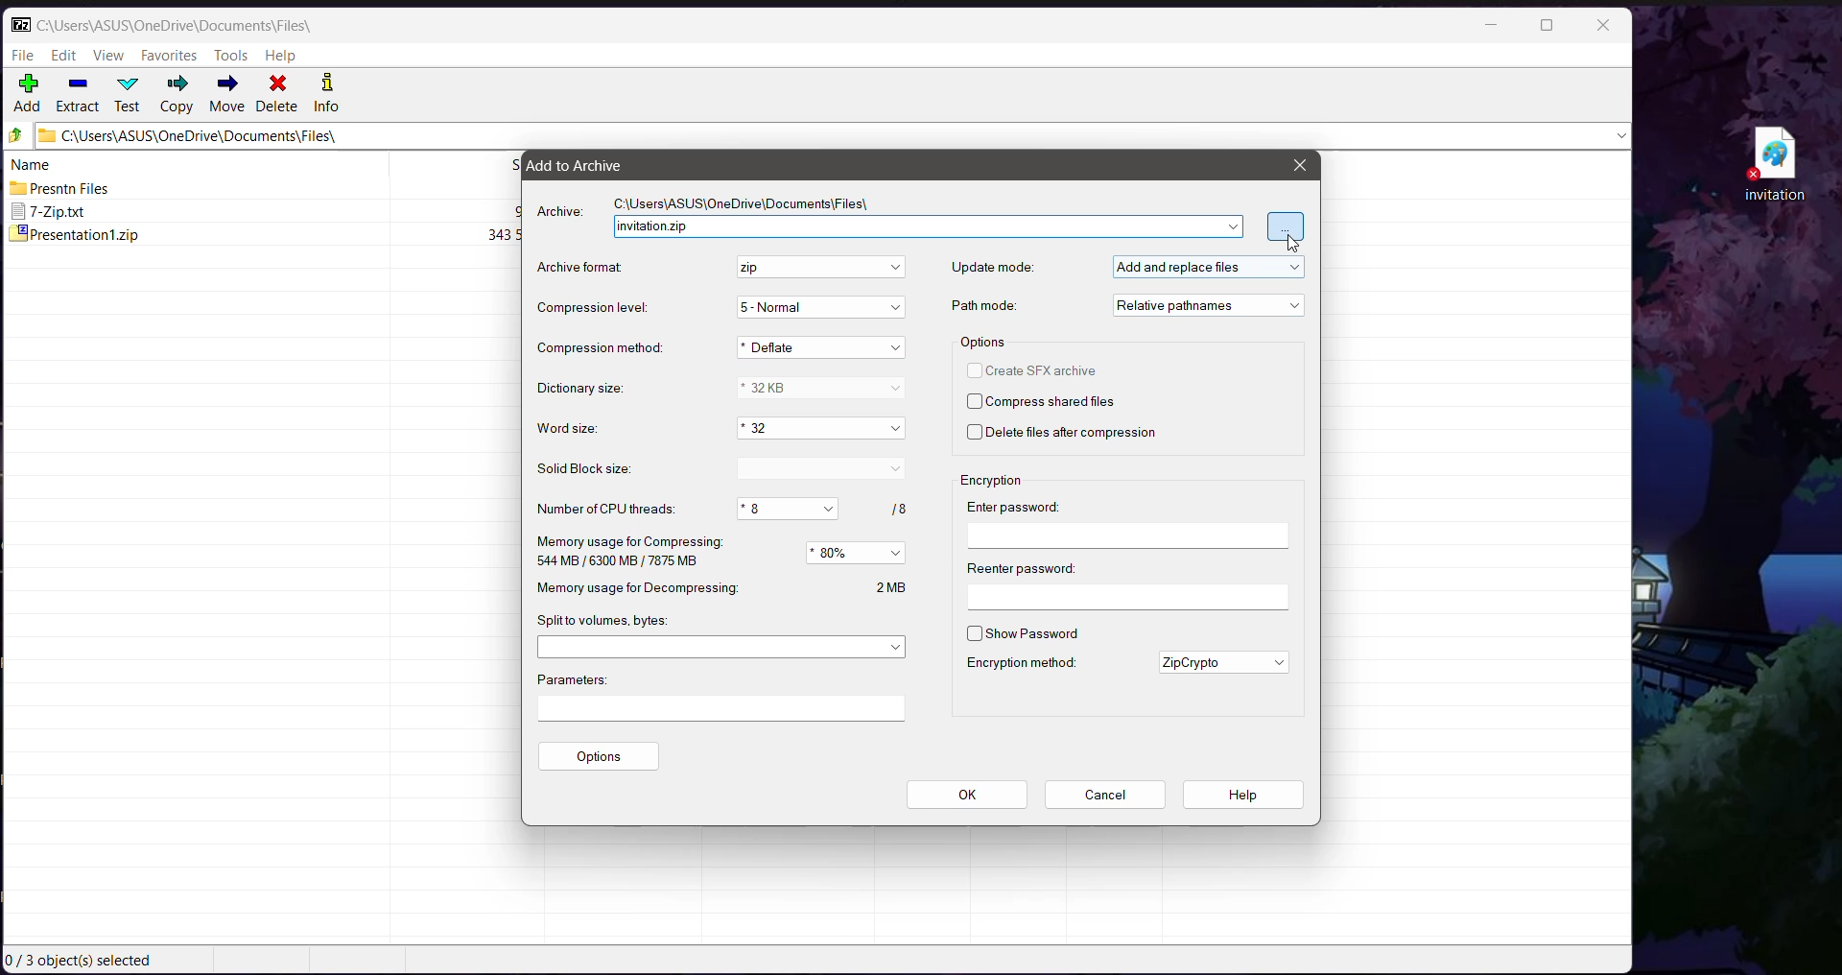 The width and height of the screenshot is (1842, 975). What do you see at coordinates (988, 305) in the screenshot?
I see `Path mode` at bounding box center [988, 305].